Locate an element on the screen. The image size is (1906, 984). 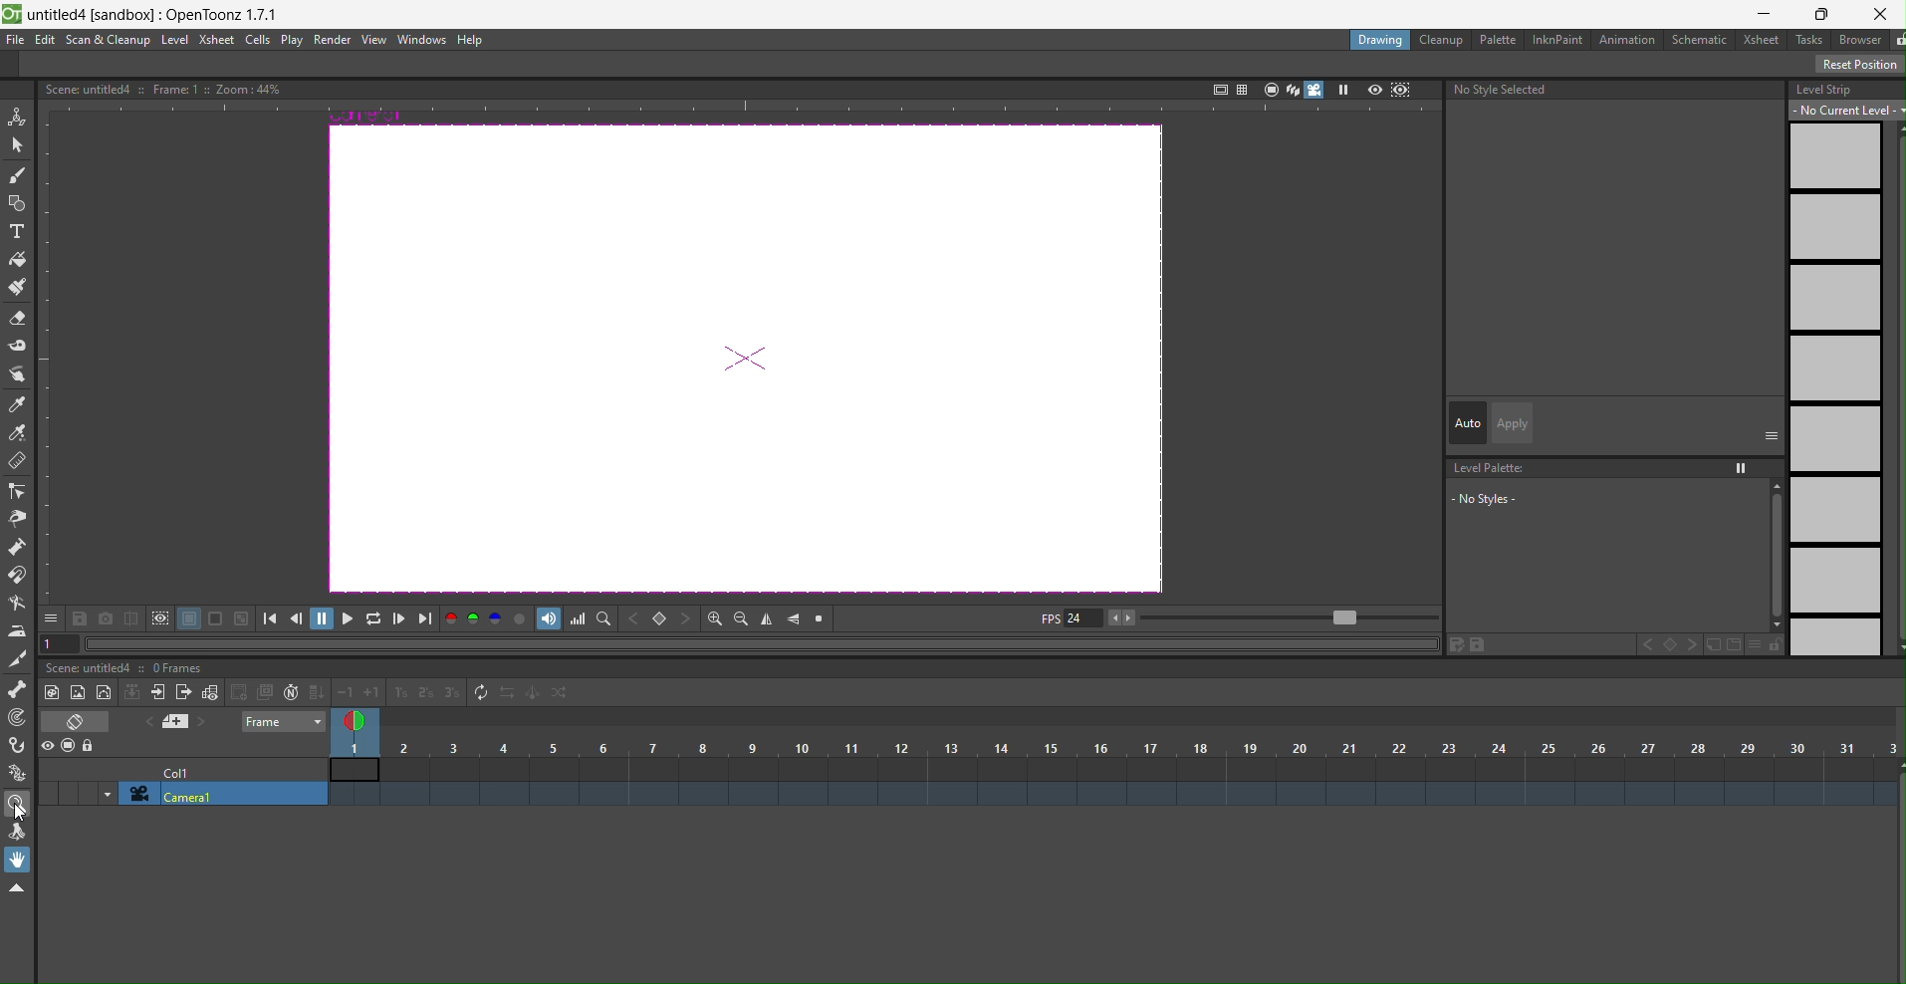
 is located at coordinates (58, 746).